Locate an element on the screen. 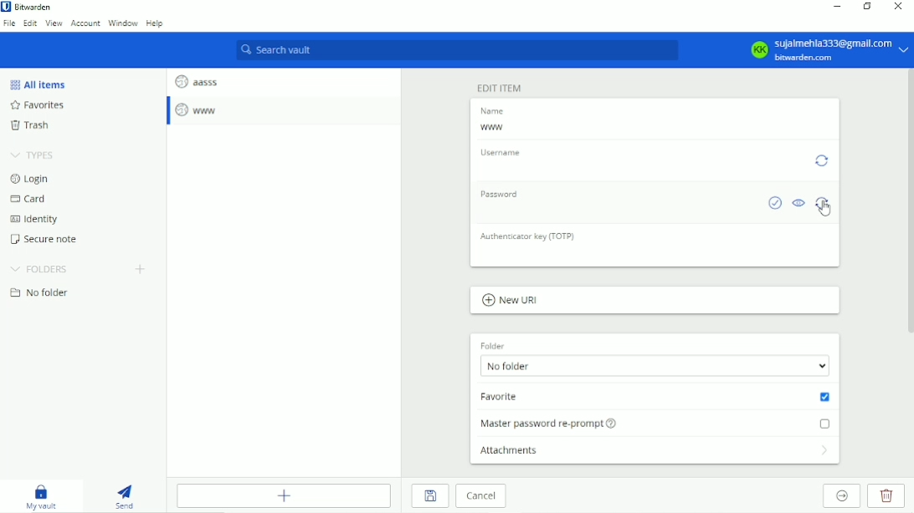 The image size is (914, 513). No folder is located at coordinates (39, 293).